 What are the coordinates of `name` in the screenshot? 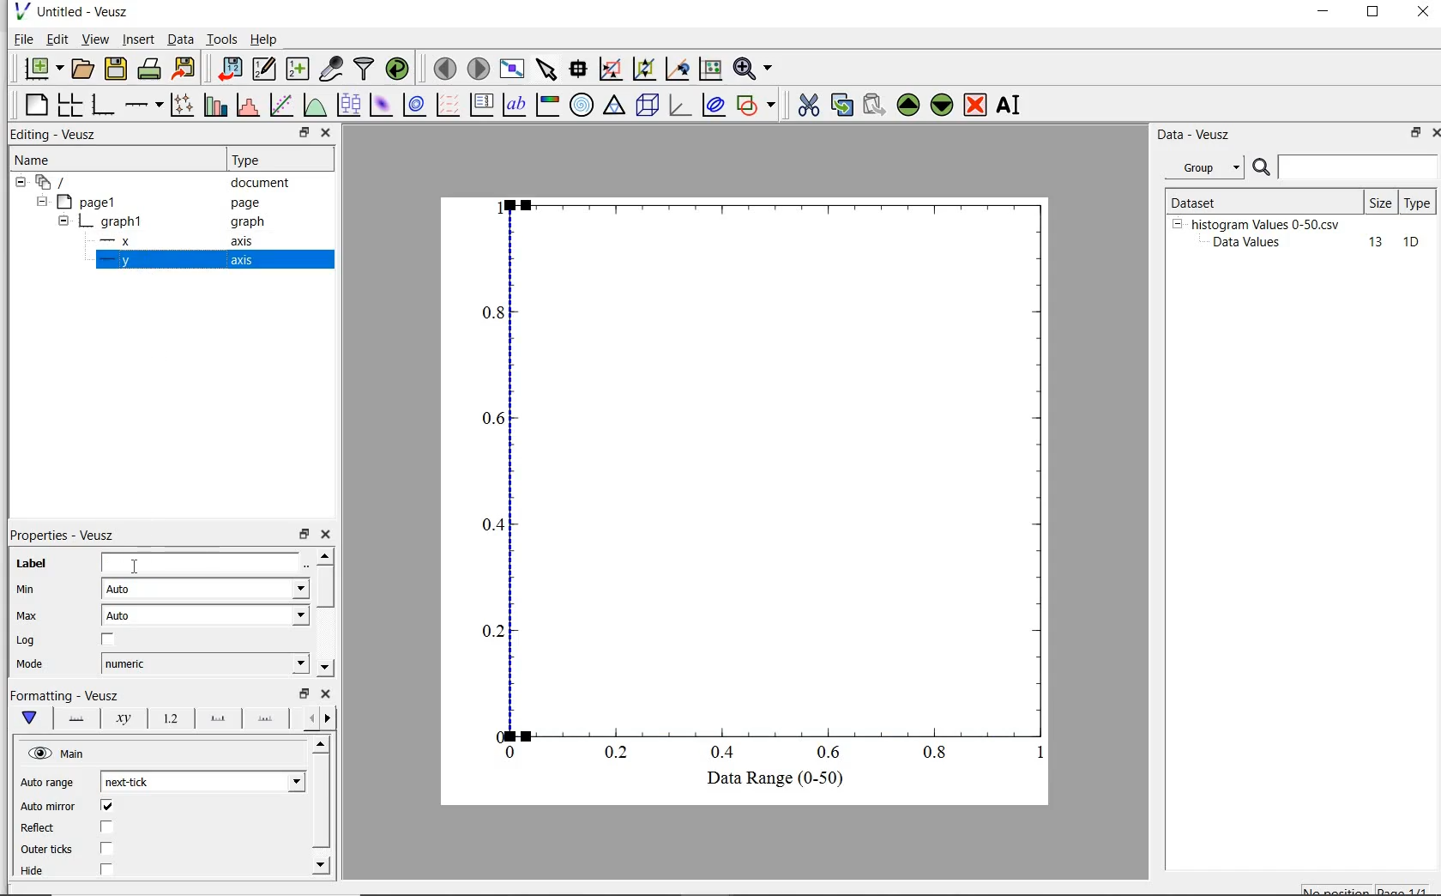 It's located at (31, 160).